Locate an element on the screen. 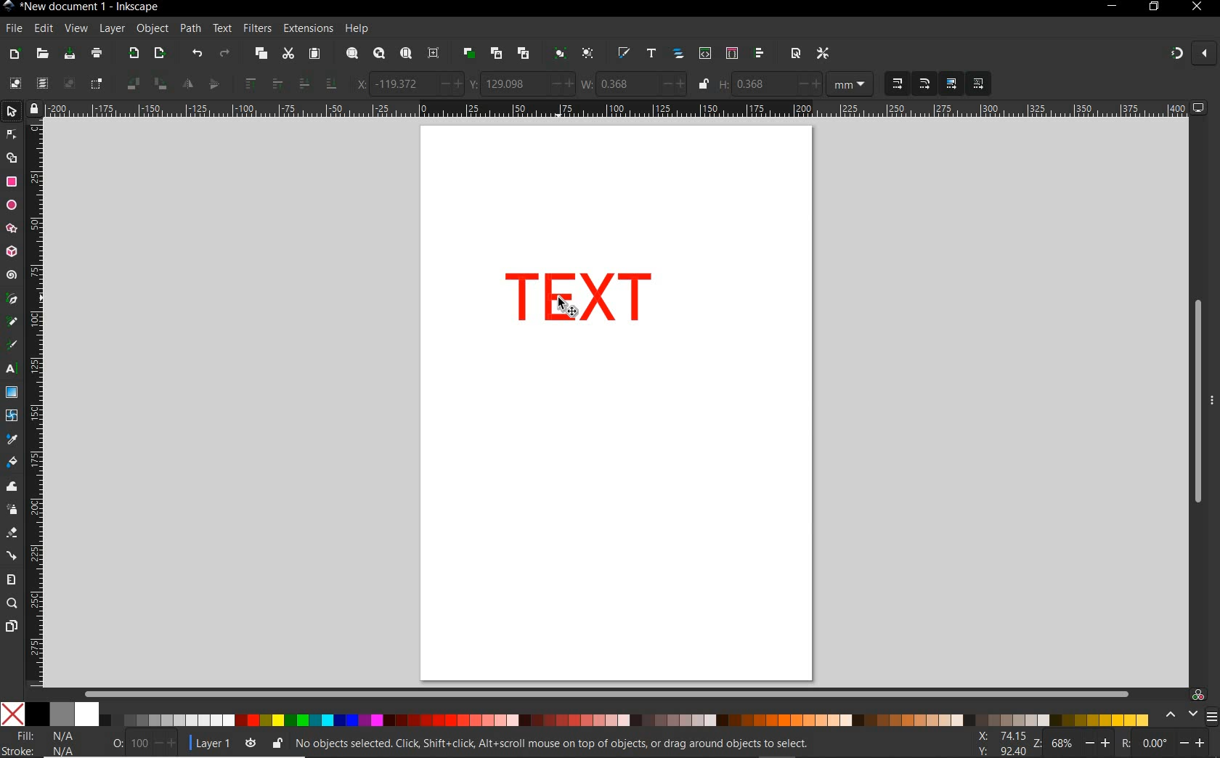 The image size is (1220, 758). ZOOM TOOL is located at coordinates (12, 604).